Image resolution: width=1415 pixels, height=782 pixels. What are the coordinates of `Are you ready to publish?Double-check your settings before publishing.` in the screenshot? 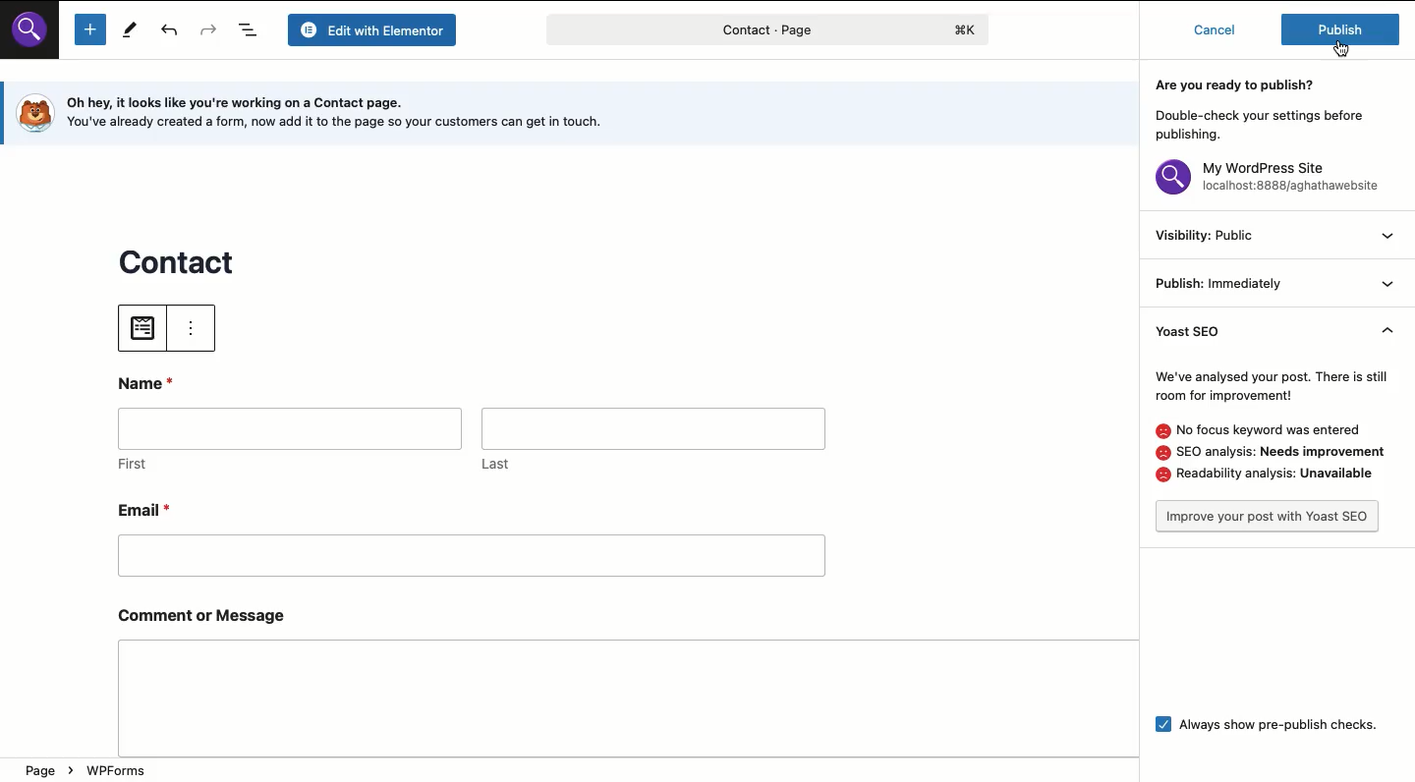 It's located at (1265, 109).